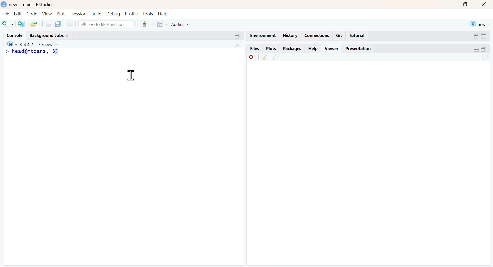 This screenshot has width=493, height=267. What do you see at coordinates (480, 49) in the screenshot?
I see `minimize/maximize` at bounding box center [480, 49].